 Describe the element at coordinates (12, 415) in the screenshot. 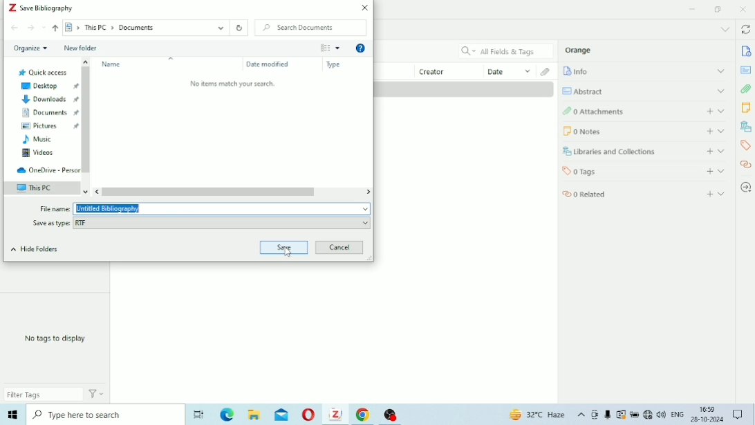

I see `Microsoft Edge` at that location.